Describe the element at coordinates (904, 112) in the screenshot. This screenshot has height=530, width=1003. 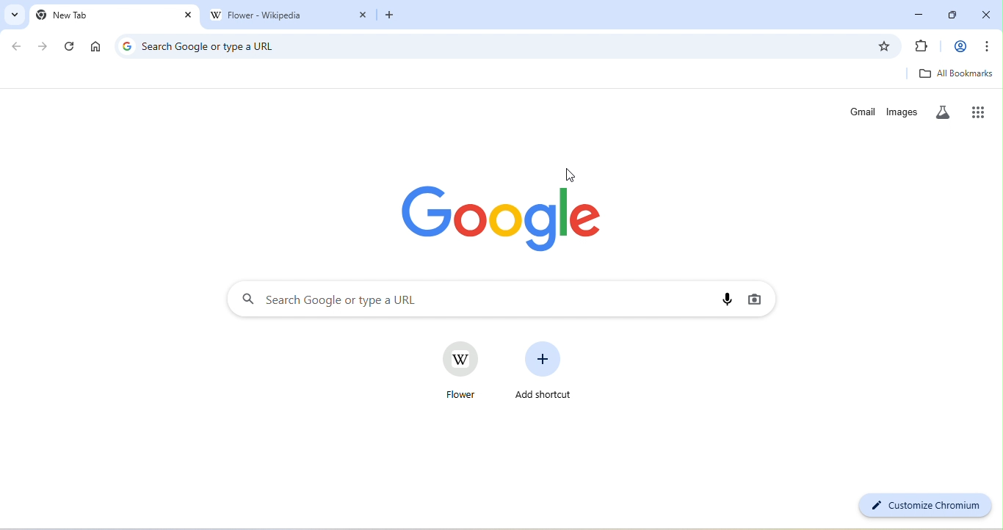
I see `images` at that location.